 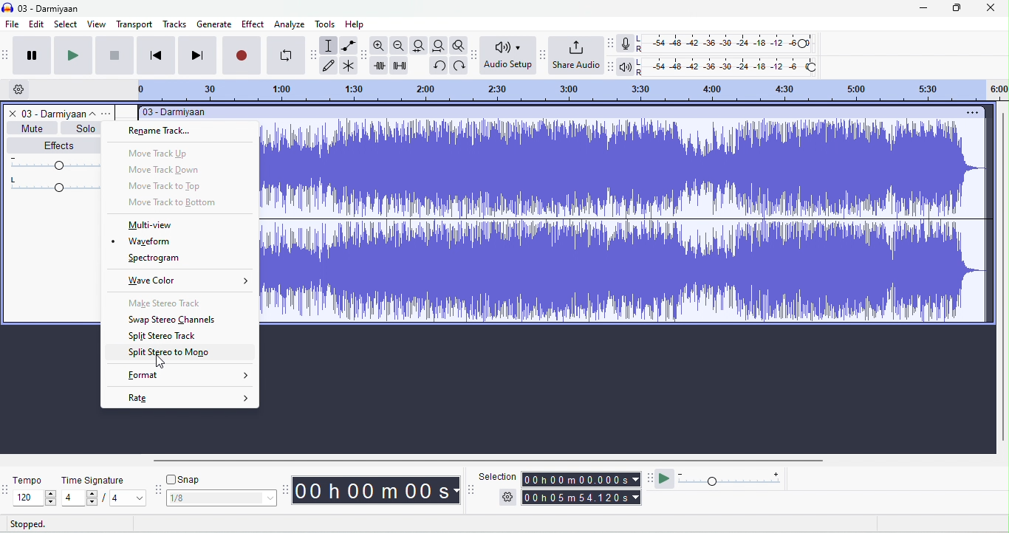 What do you see at coordinates (400, 65) in the screenshot?
I see `silence selection` at bounding box center [400, 65].